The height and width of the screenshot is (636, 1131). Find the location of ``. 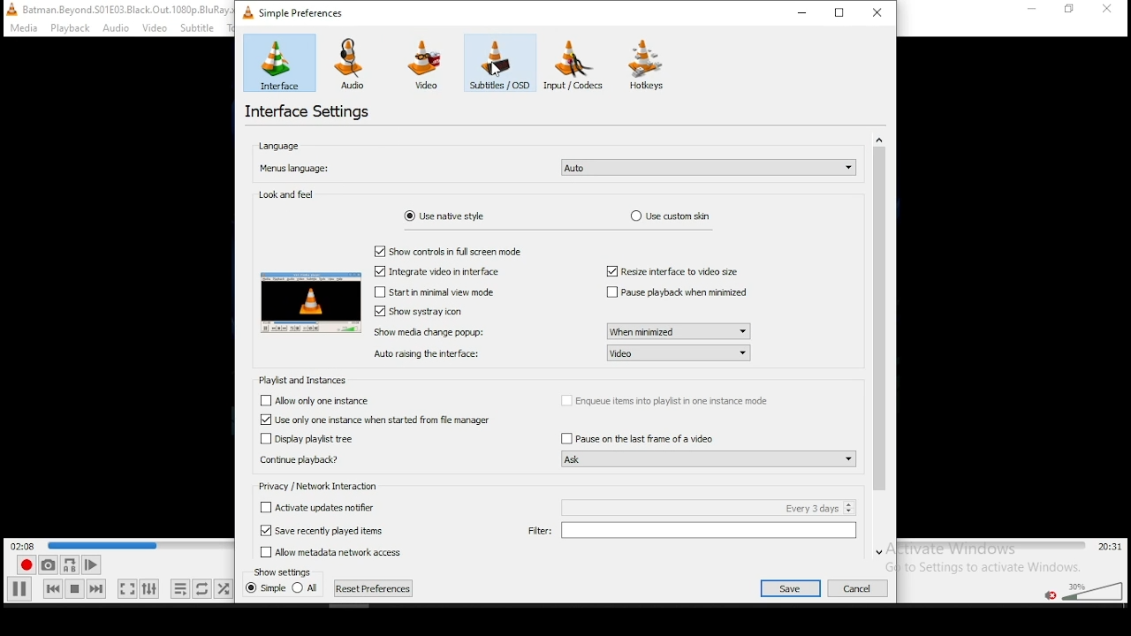

 is located at coordinates (692, 533).